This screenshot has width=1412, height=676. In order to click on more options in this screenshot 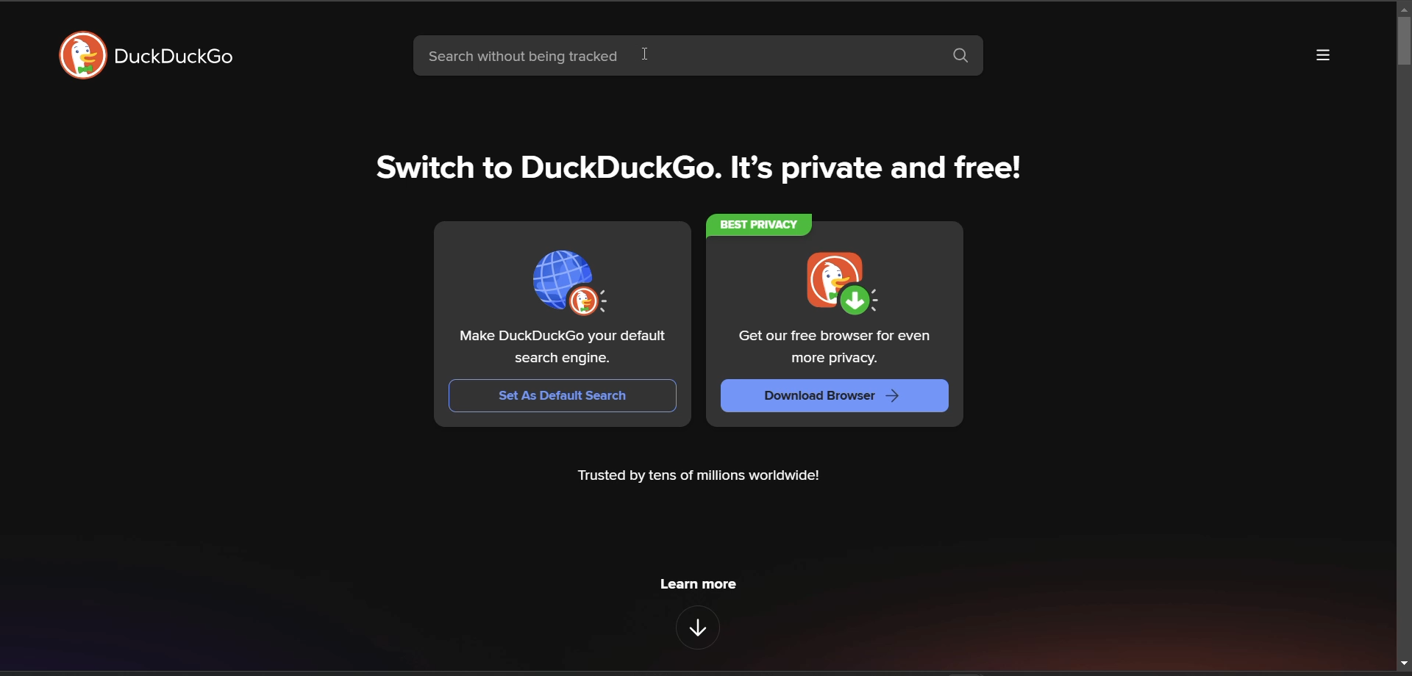, I will do `click(1323, 55)`.